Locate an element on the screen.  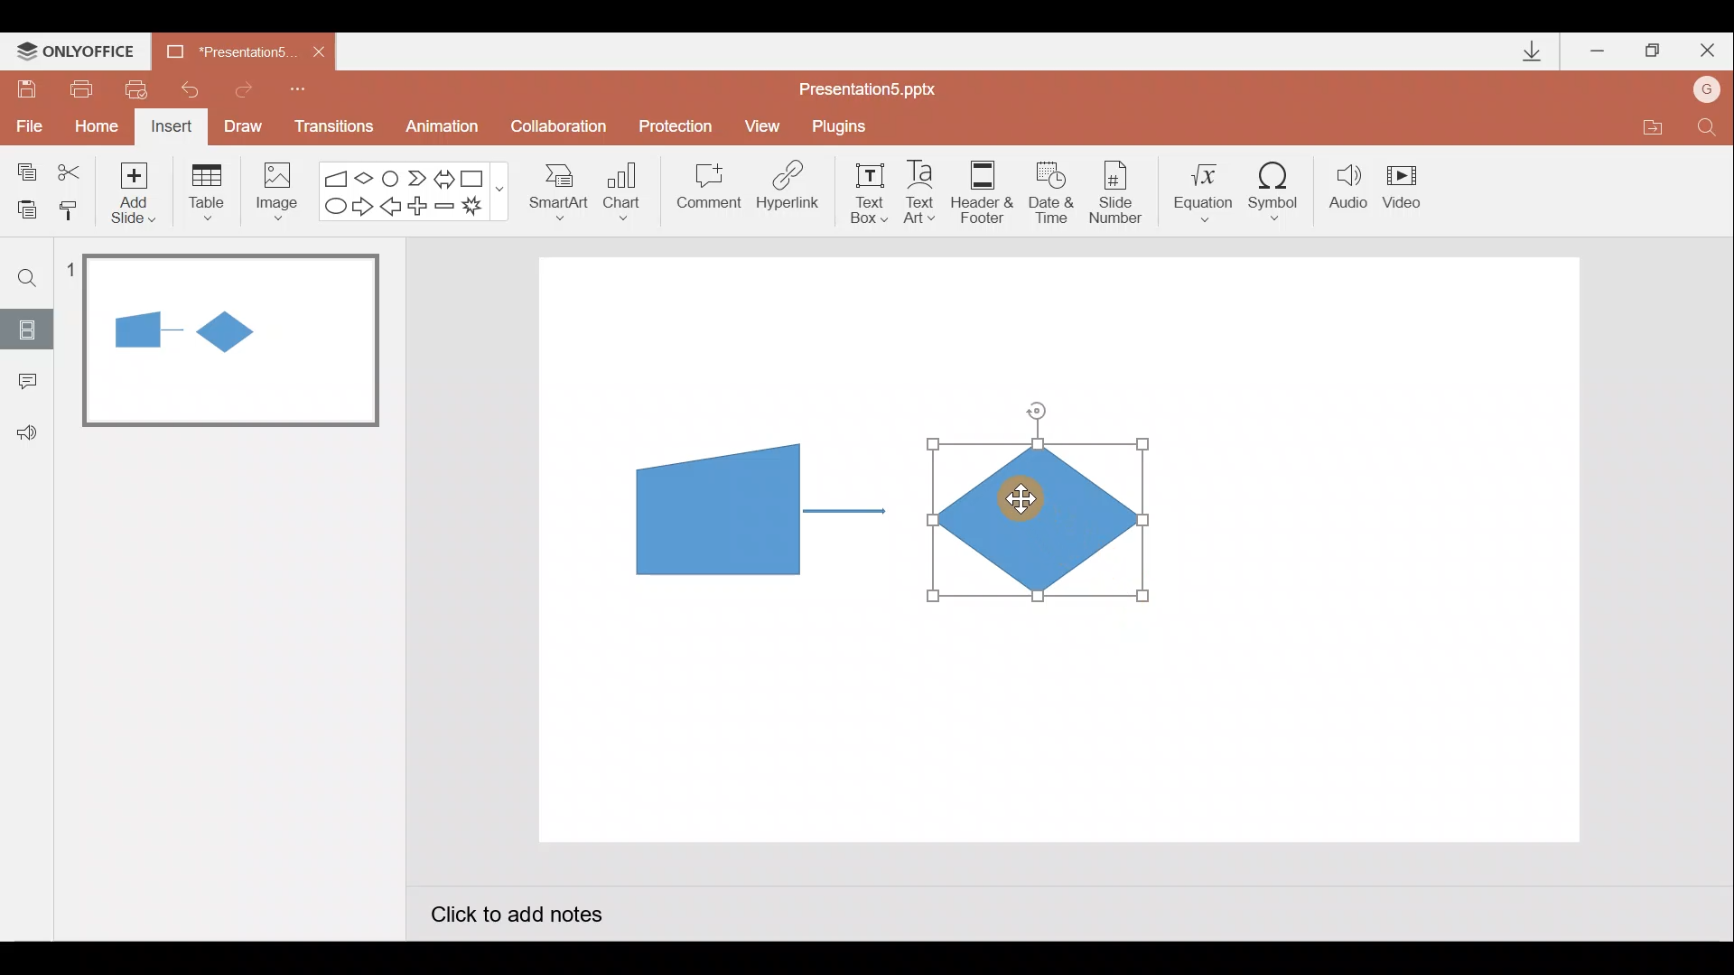
Save is located at coordinates (25, 86).